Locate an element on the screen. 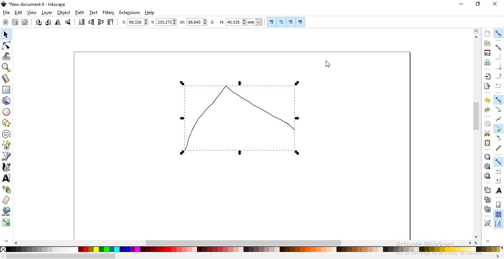 The image size is (504, 259). snap nodes, paths and handles is located at coordinates (498, 99).